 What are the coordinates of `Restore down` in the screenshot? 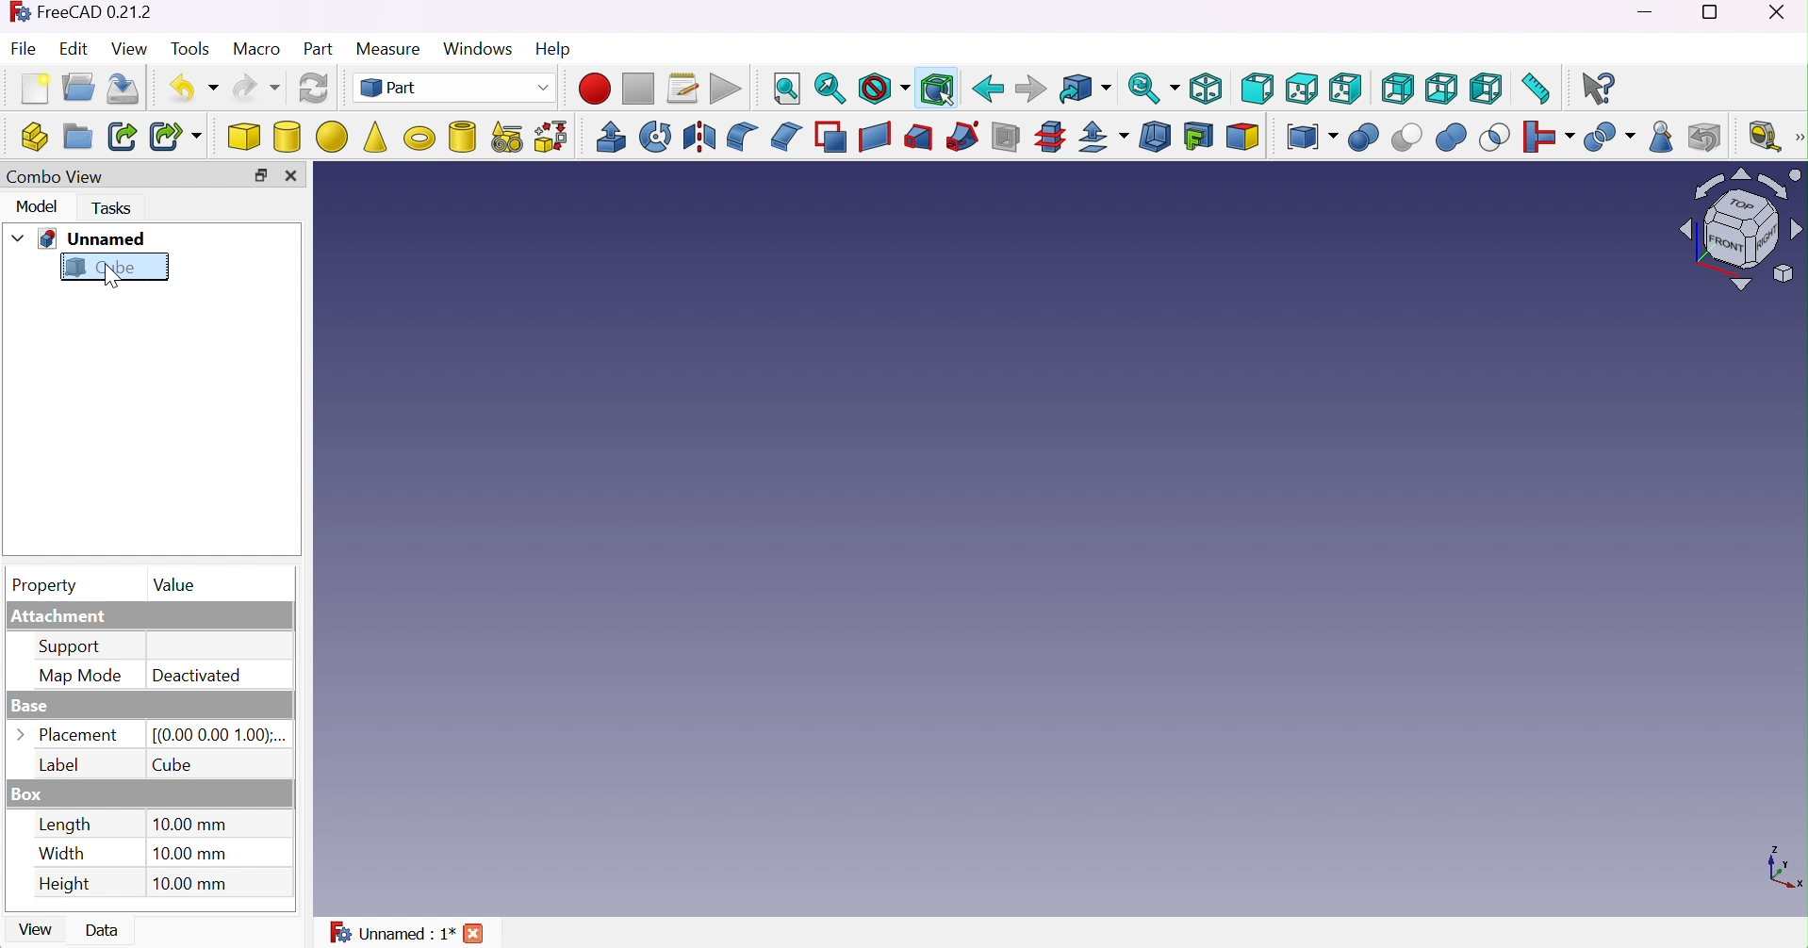 It's located at (1716, 13).